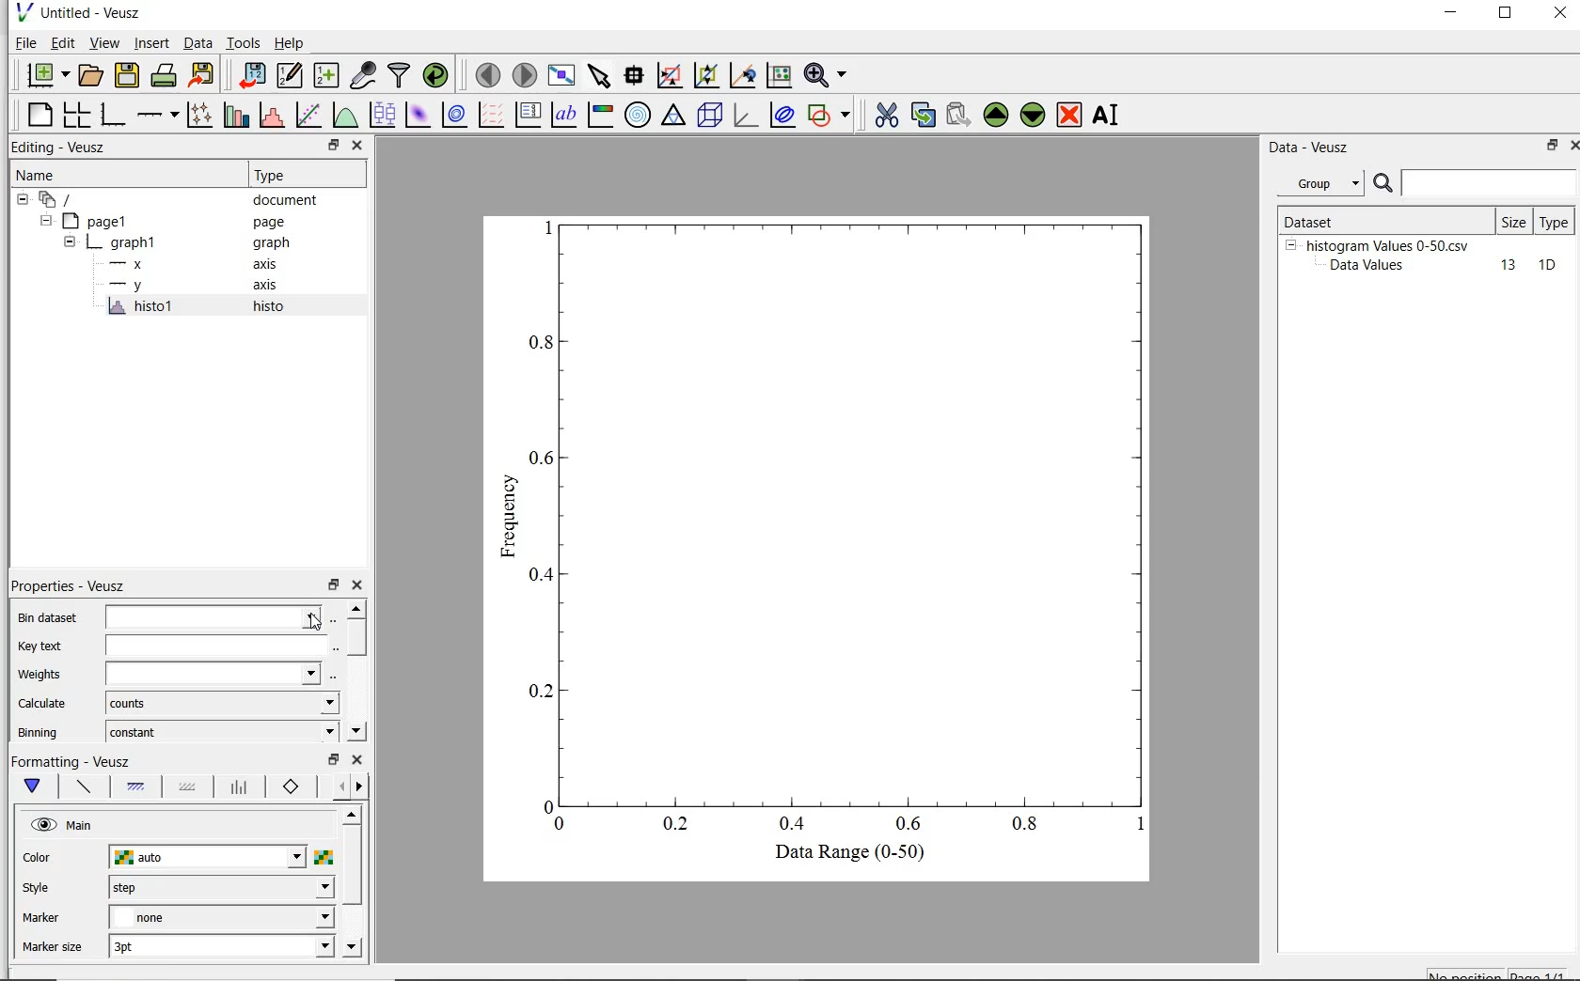 This screenshot has height=981, width=1580. I want to click on  constant, so click(222, 730).